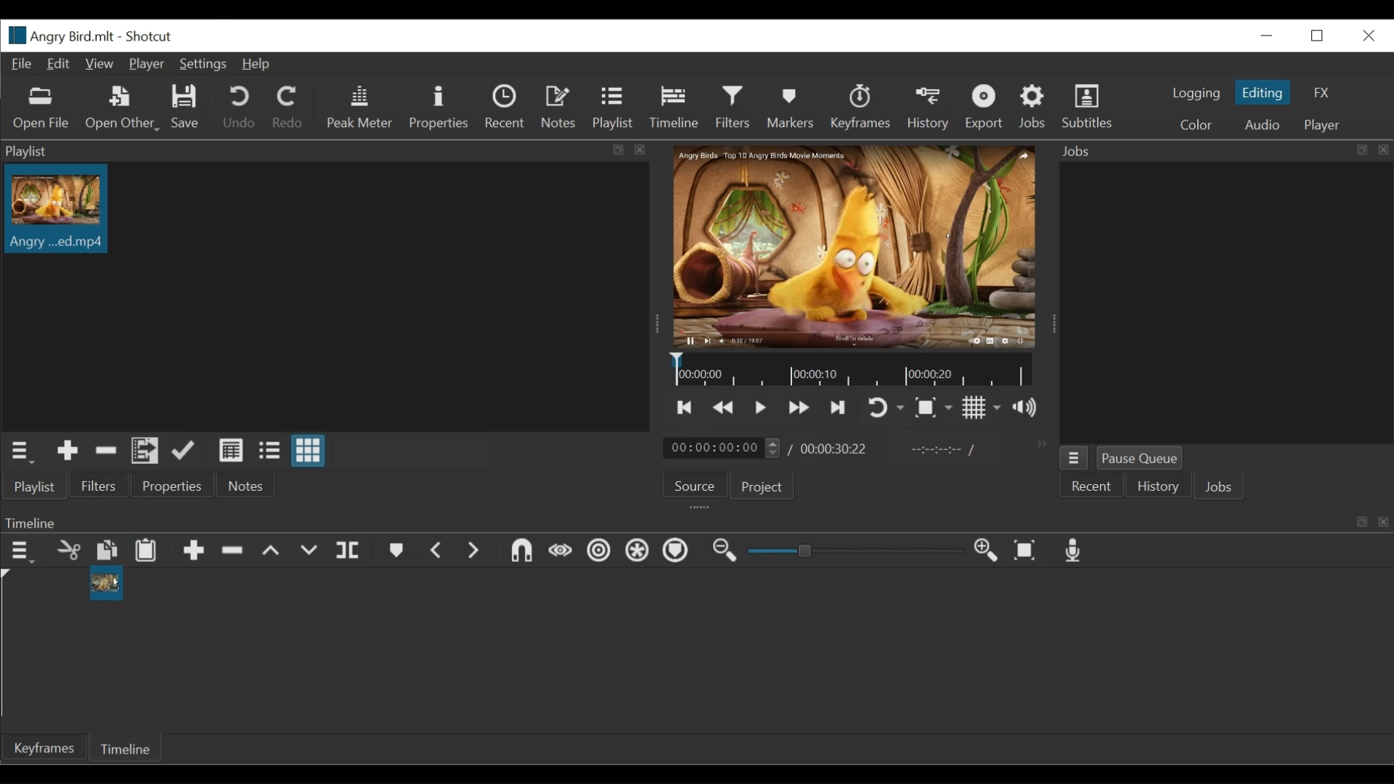 The width and height of the screenshot is (1394, 784). I want to click on Jobs, so click(1221, 489).